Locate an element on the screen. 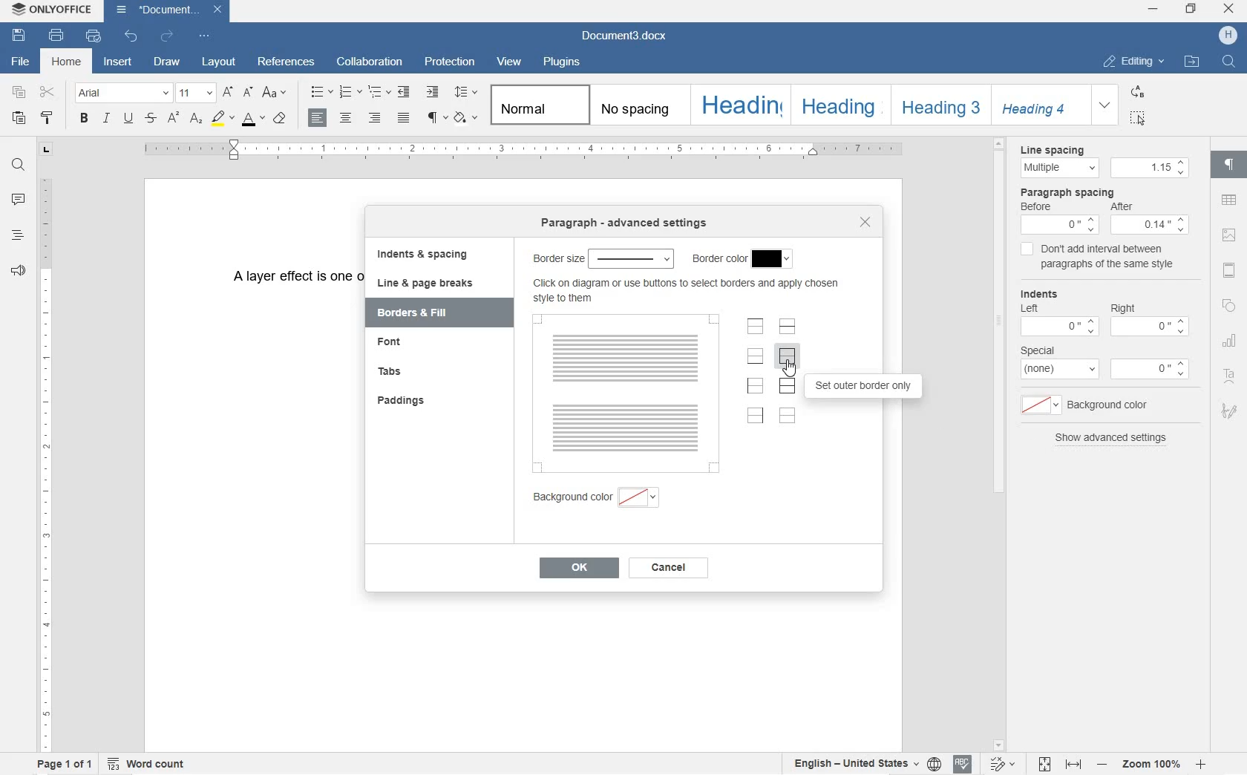 The width and height of the screenshot is (1247, 775). DOCUMENT3.DOCX is located at coordinates (171, 12).